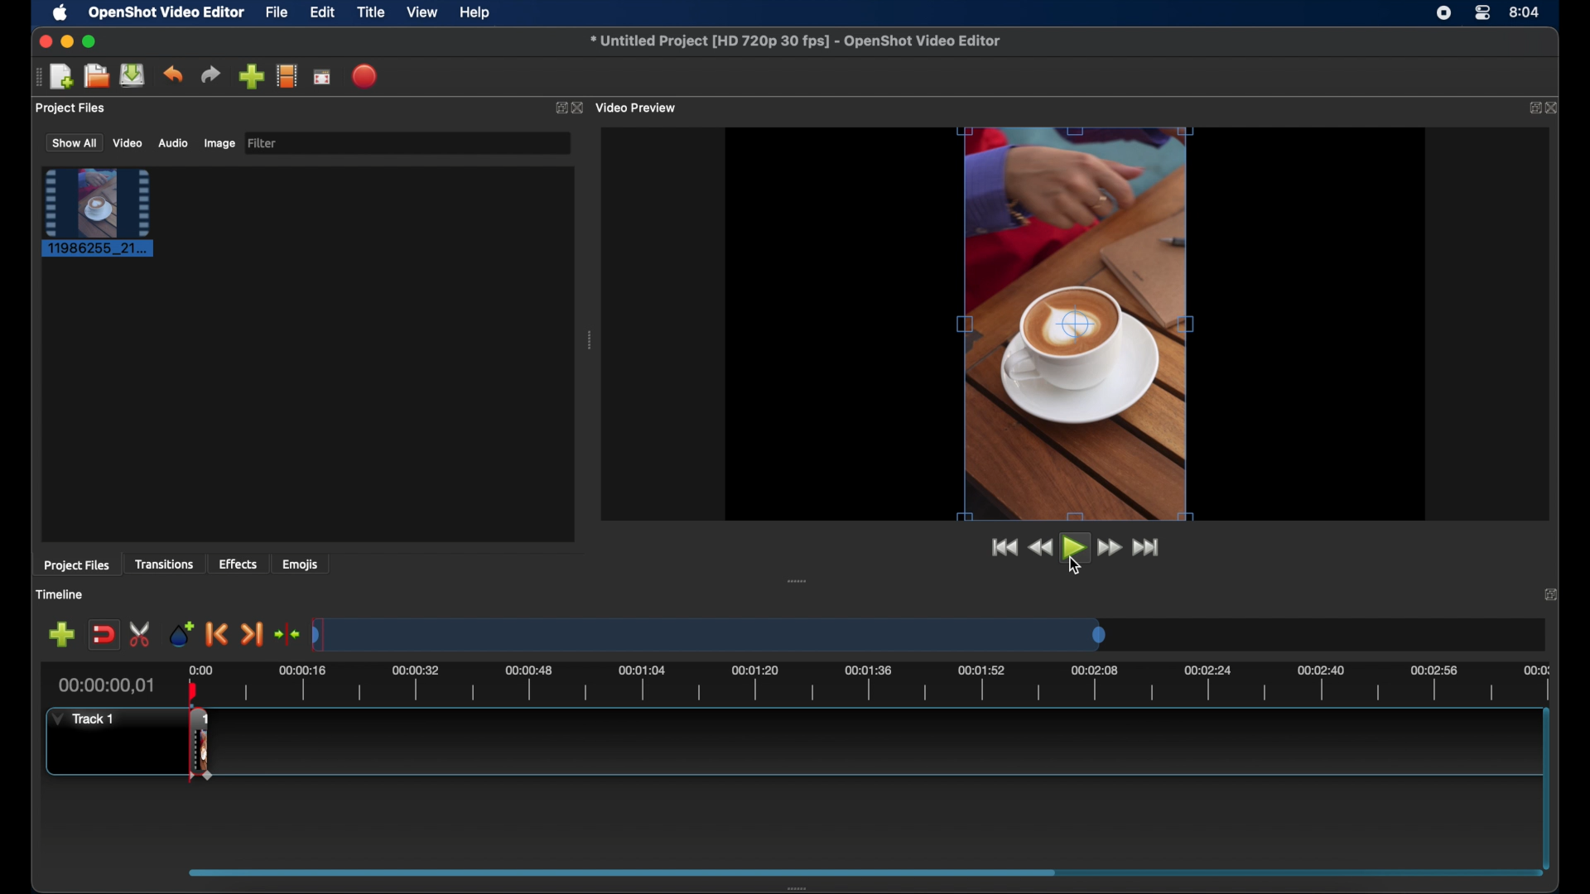  Describe the element at coordinates (709, 637) in the screenshot. I see `timeline scale` at that location.